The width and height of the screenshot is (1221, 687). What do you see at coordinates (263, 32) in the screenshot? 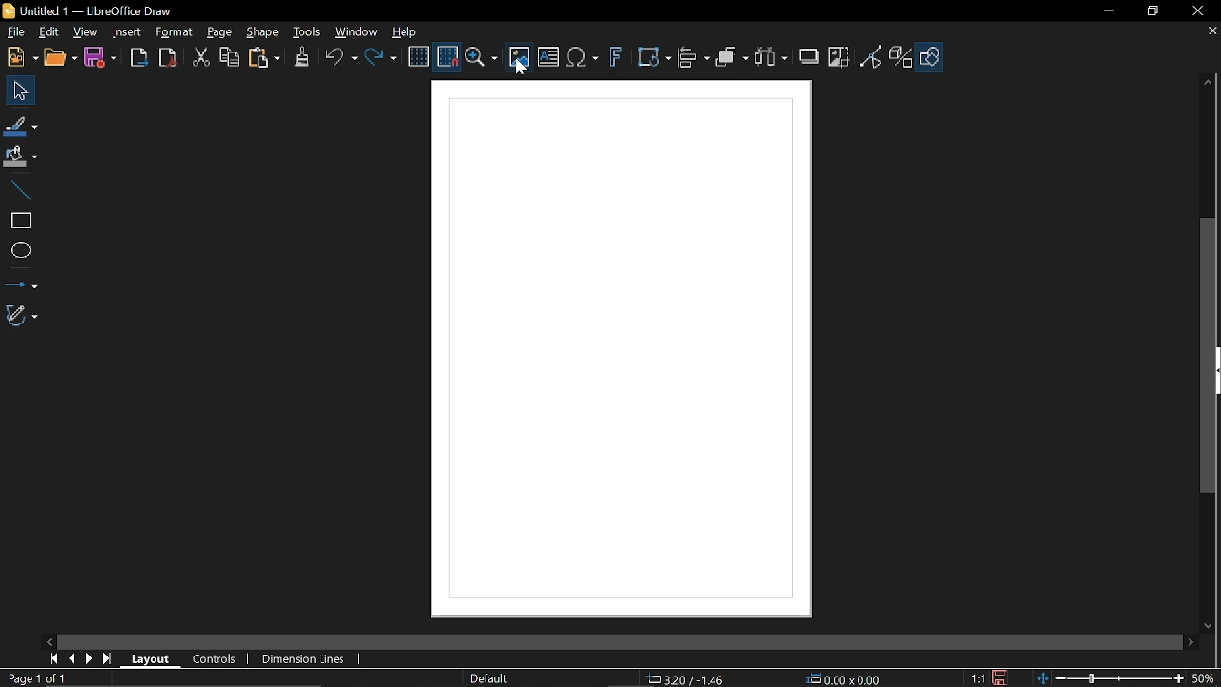
I see `Shape ` at bounding box center [263, 32].